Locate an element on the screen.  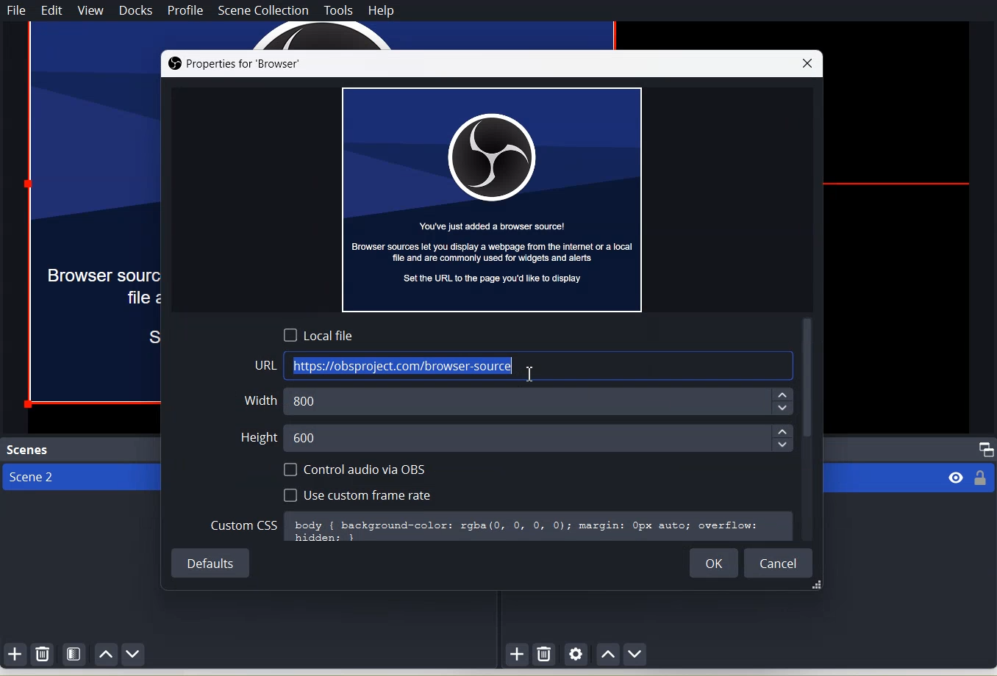
Text is located at coordinates (29, 450).